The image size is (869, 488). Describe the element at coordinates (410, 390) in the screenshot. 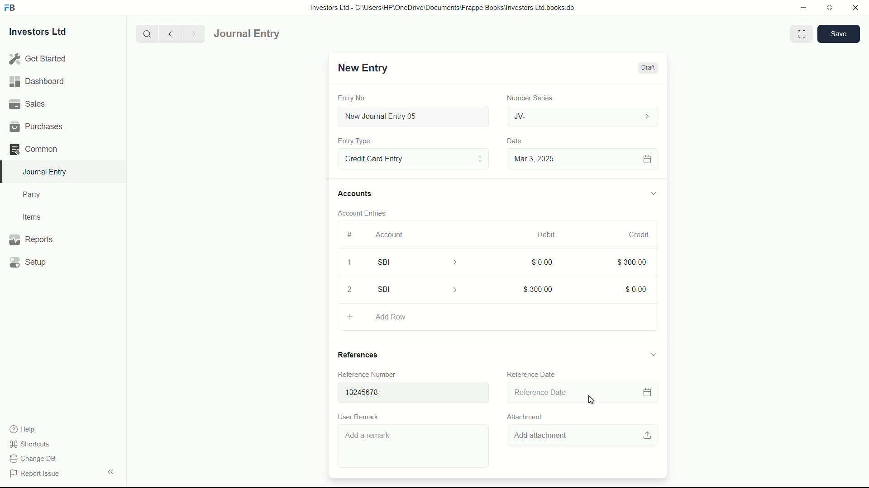

I see `13245678` at that location.